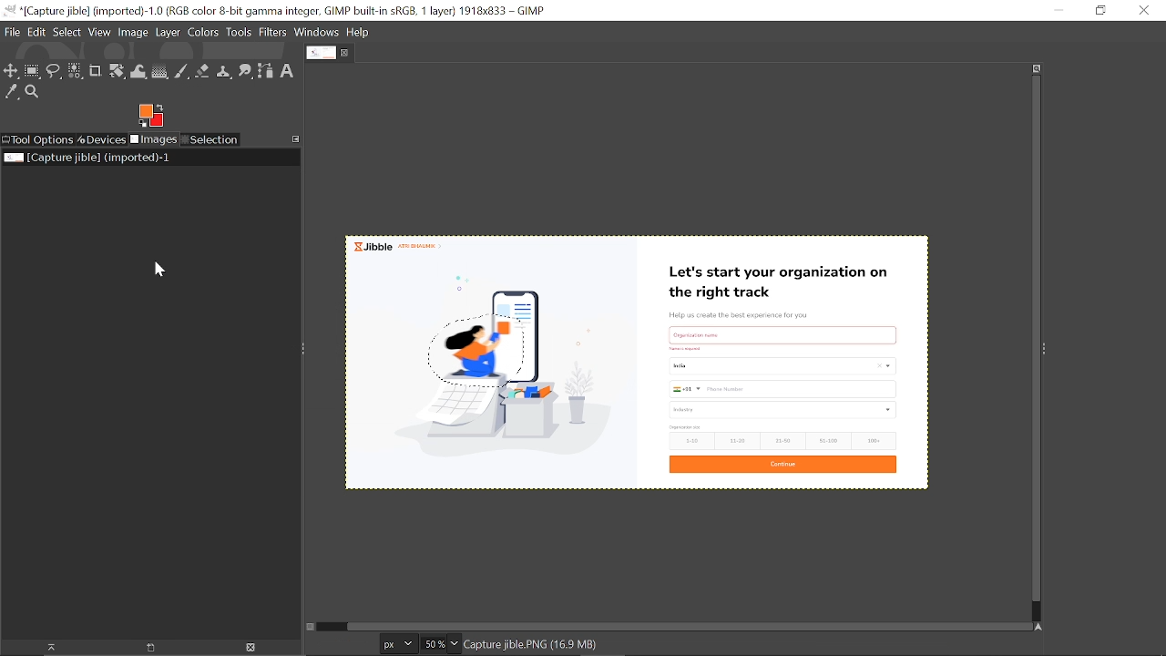  I want to click on Help, so click(359, 33).